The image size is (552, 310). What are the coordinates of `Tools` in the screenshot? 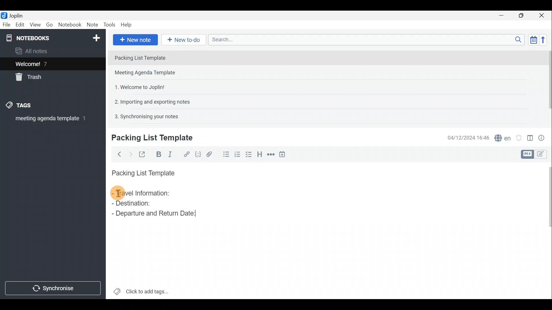 It's located at (110, 25).